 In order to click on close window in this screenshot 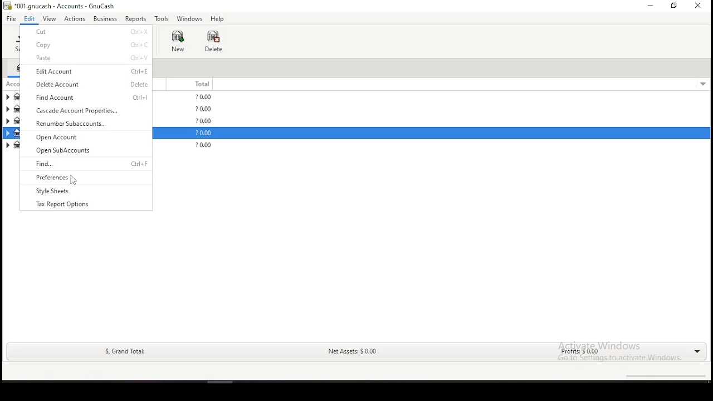, I will do `click(699, 6)`.